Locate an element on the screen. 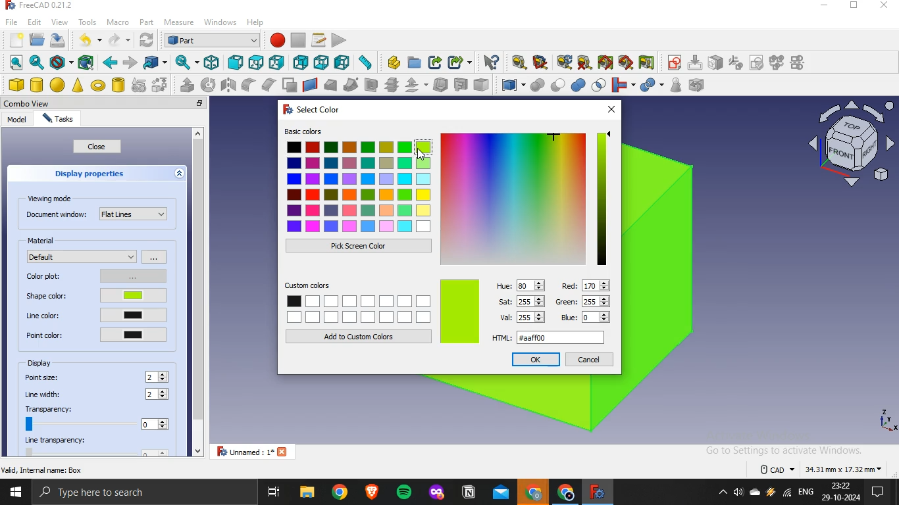 The image size is (899, 505). google chrome is located at coordinates (340, 493).